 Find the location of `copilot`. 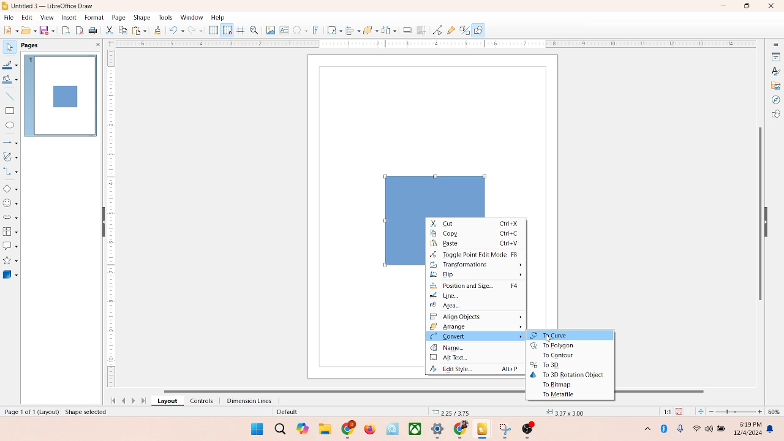

copilot is located at coordinates (304, 429).